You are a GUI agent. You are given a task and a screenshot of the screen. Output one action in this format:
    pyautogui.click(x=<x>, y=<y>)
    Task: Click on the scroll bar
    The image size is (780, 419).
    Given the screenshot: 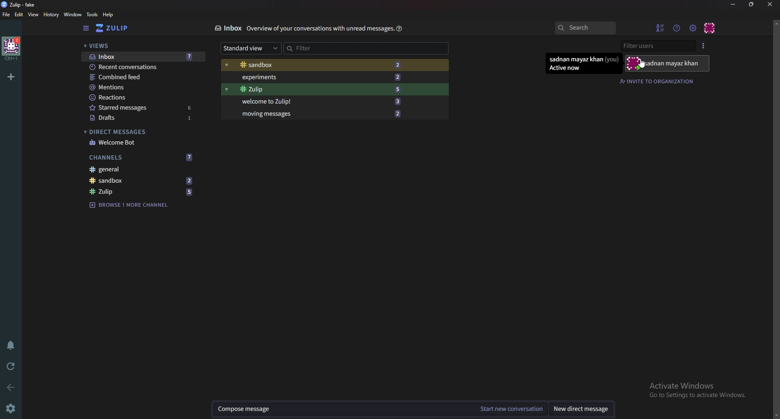 What is the action you would take?
    pyautogui.click(x=775, y=218)
    